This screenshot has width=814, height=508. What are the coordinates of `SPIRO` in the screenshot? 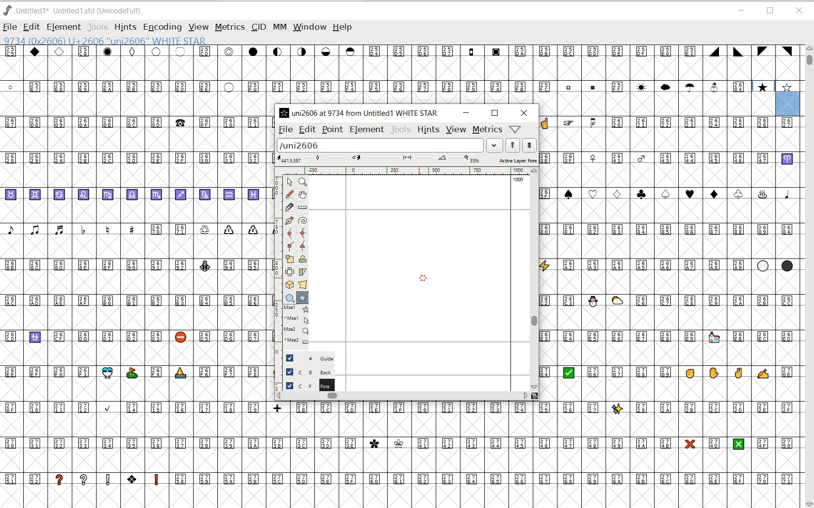 It's located at (303, 221).